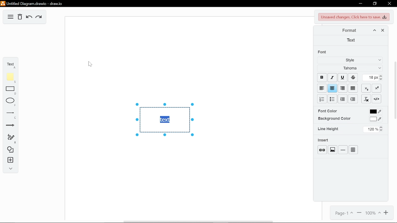 This screenshot has width=397, height=223. Describe the element at coordinates (321, 88) in the screenshot. I see `align left` at that location.